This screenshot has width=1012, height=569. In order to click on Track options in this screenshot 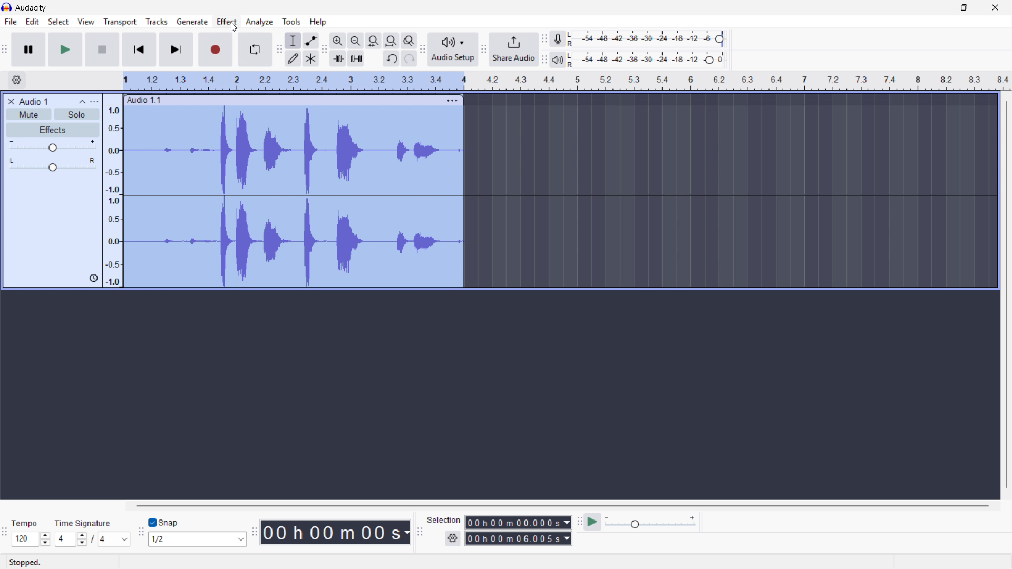, I will do `click(451, 99)`.